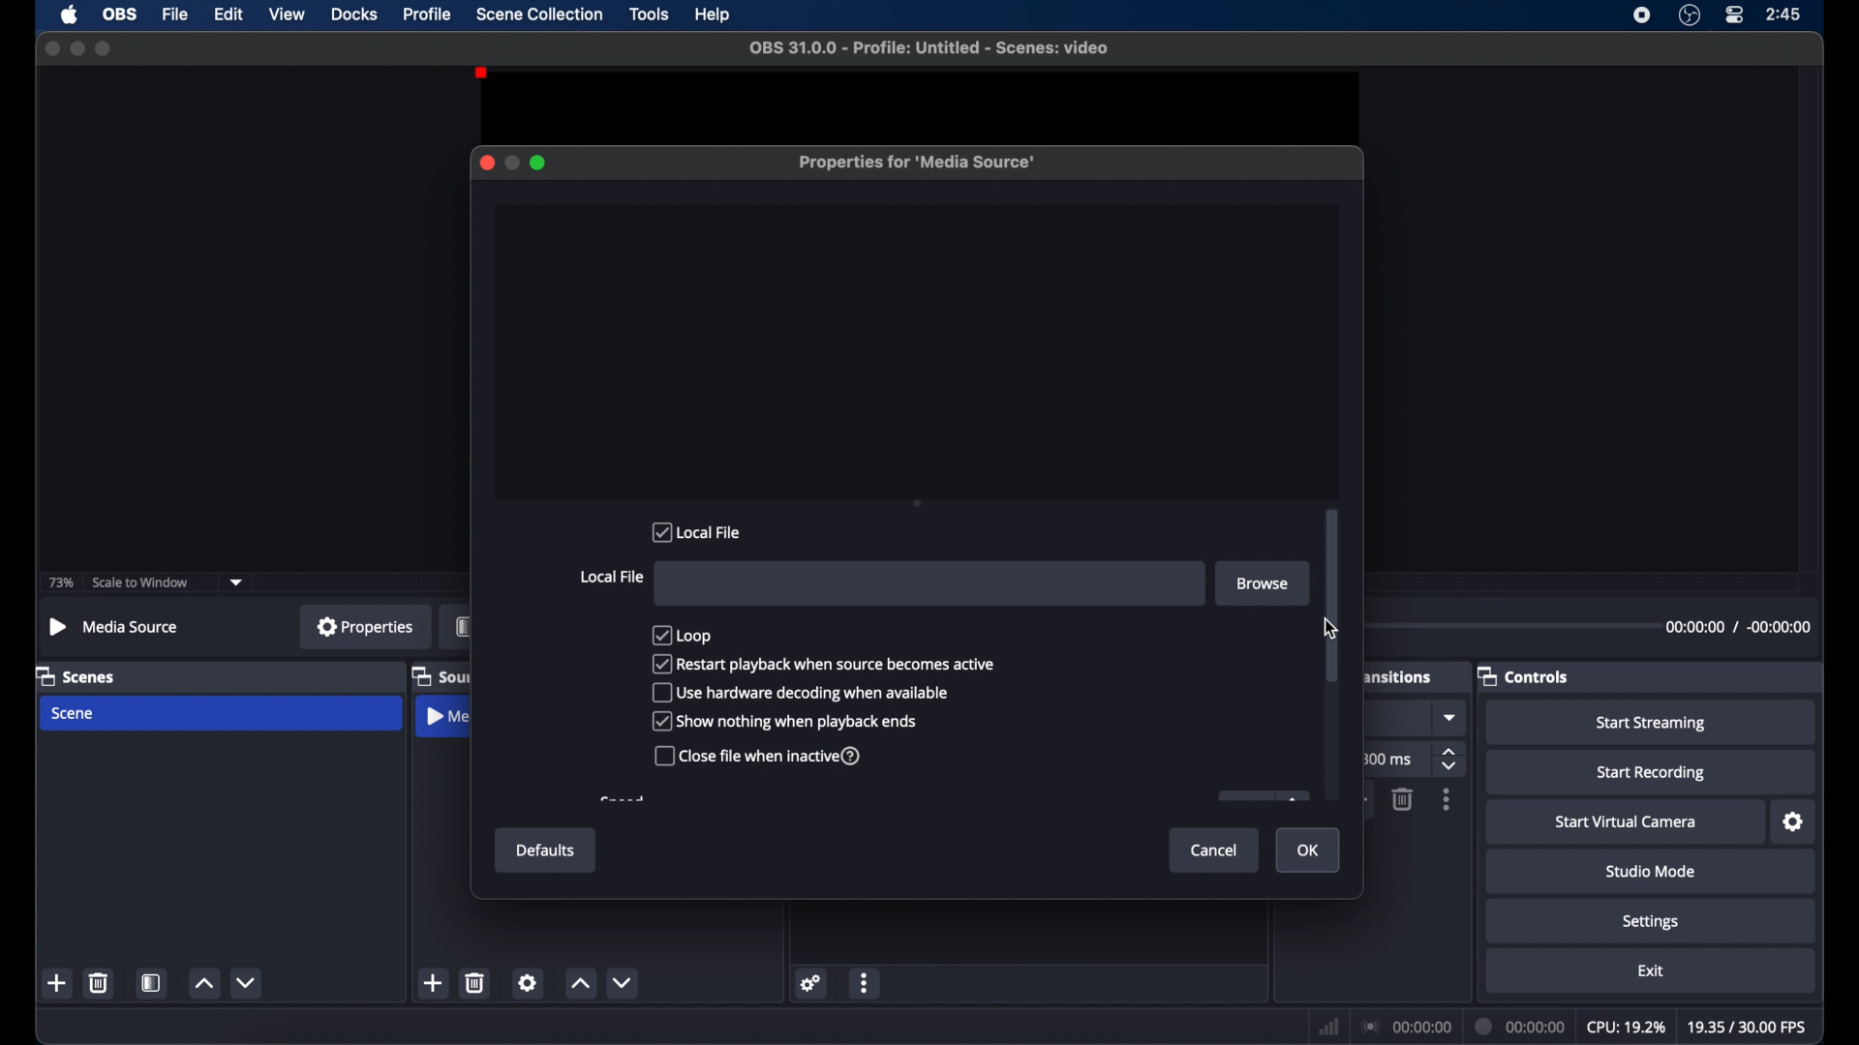 Image resolution: width=1859 pixels, height=1045 pixels. What do you see at coordinates (203, 984) in the screenshot?
I see `increment` at bounding box center [203, 984].